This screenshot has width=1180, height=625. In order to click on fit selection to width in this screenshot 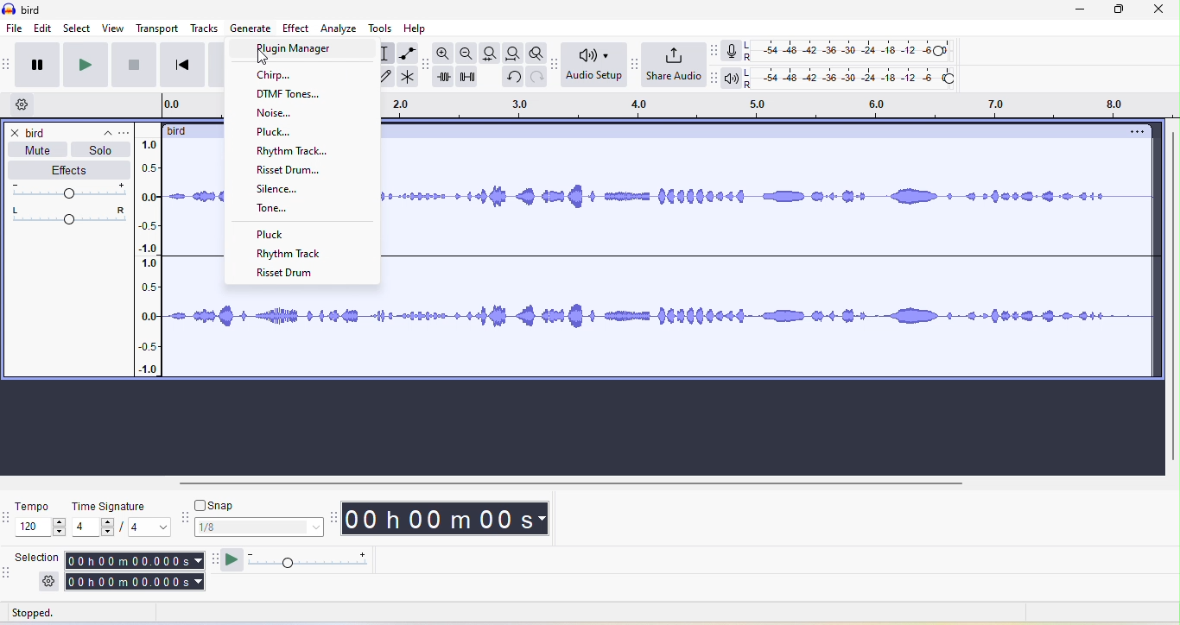, I will do `click(493, 53)`.